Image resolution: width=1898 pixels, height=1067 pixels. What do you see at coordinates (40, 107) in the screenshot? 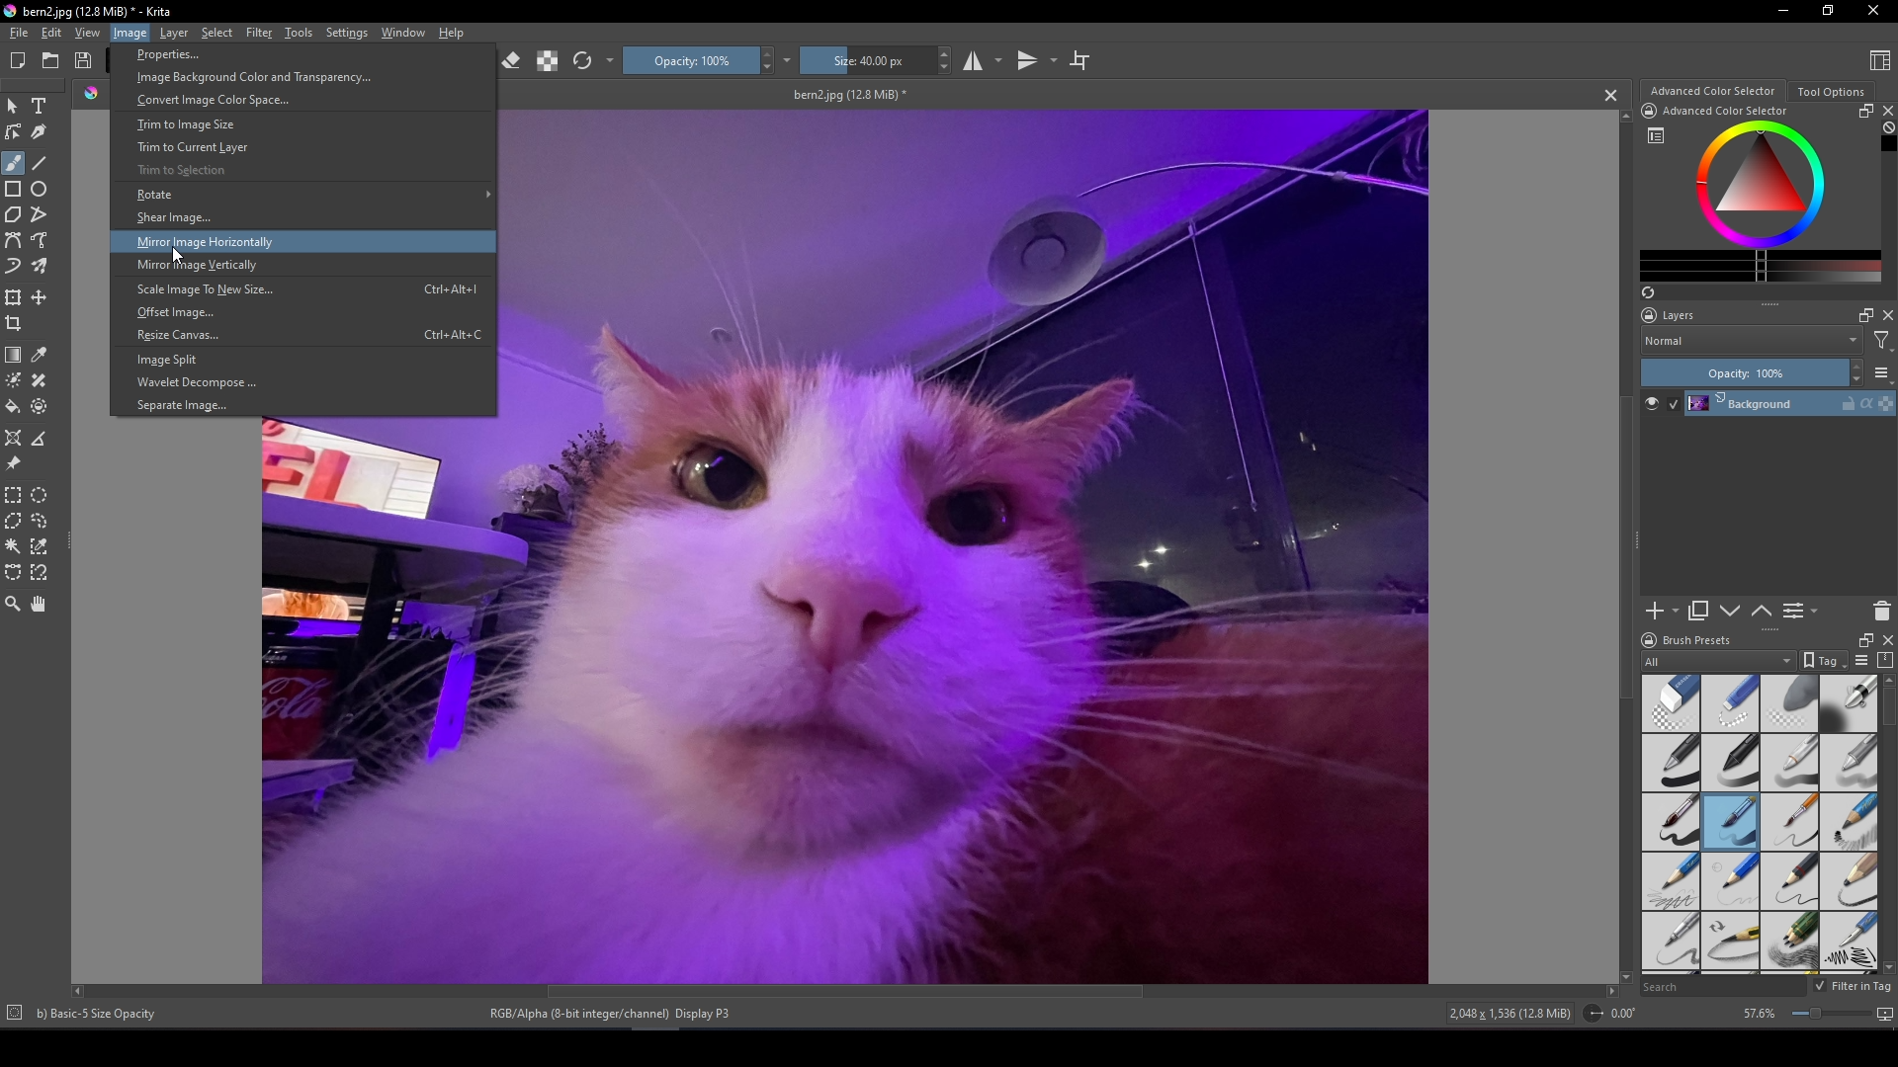
I see `Text tool` at bounding box center [40, 107].